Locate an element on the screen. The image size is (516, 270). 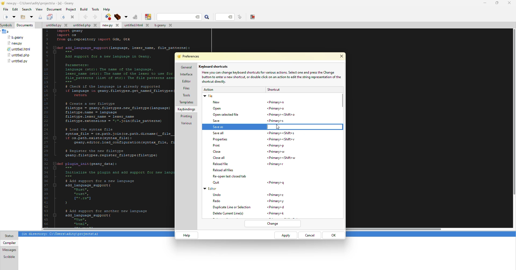
help is located at coordinates (107, 9).